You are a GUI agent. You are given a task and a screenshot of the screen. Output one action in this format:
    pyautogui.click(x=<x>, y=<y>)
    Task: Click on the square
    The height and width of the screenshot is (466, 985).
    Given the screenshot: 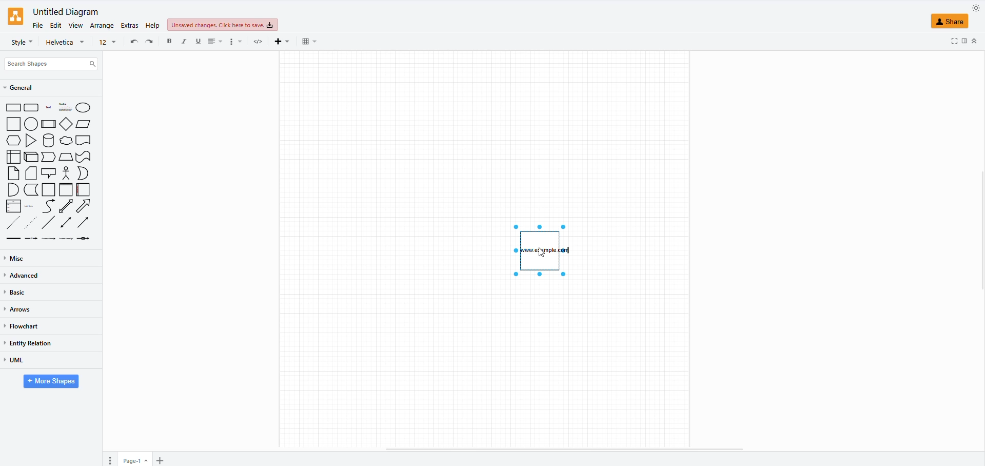 What is the action you would take?
    pyautogui.click(x=13, y=125)
    